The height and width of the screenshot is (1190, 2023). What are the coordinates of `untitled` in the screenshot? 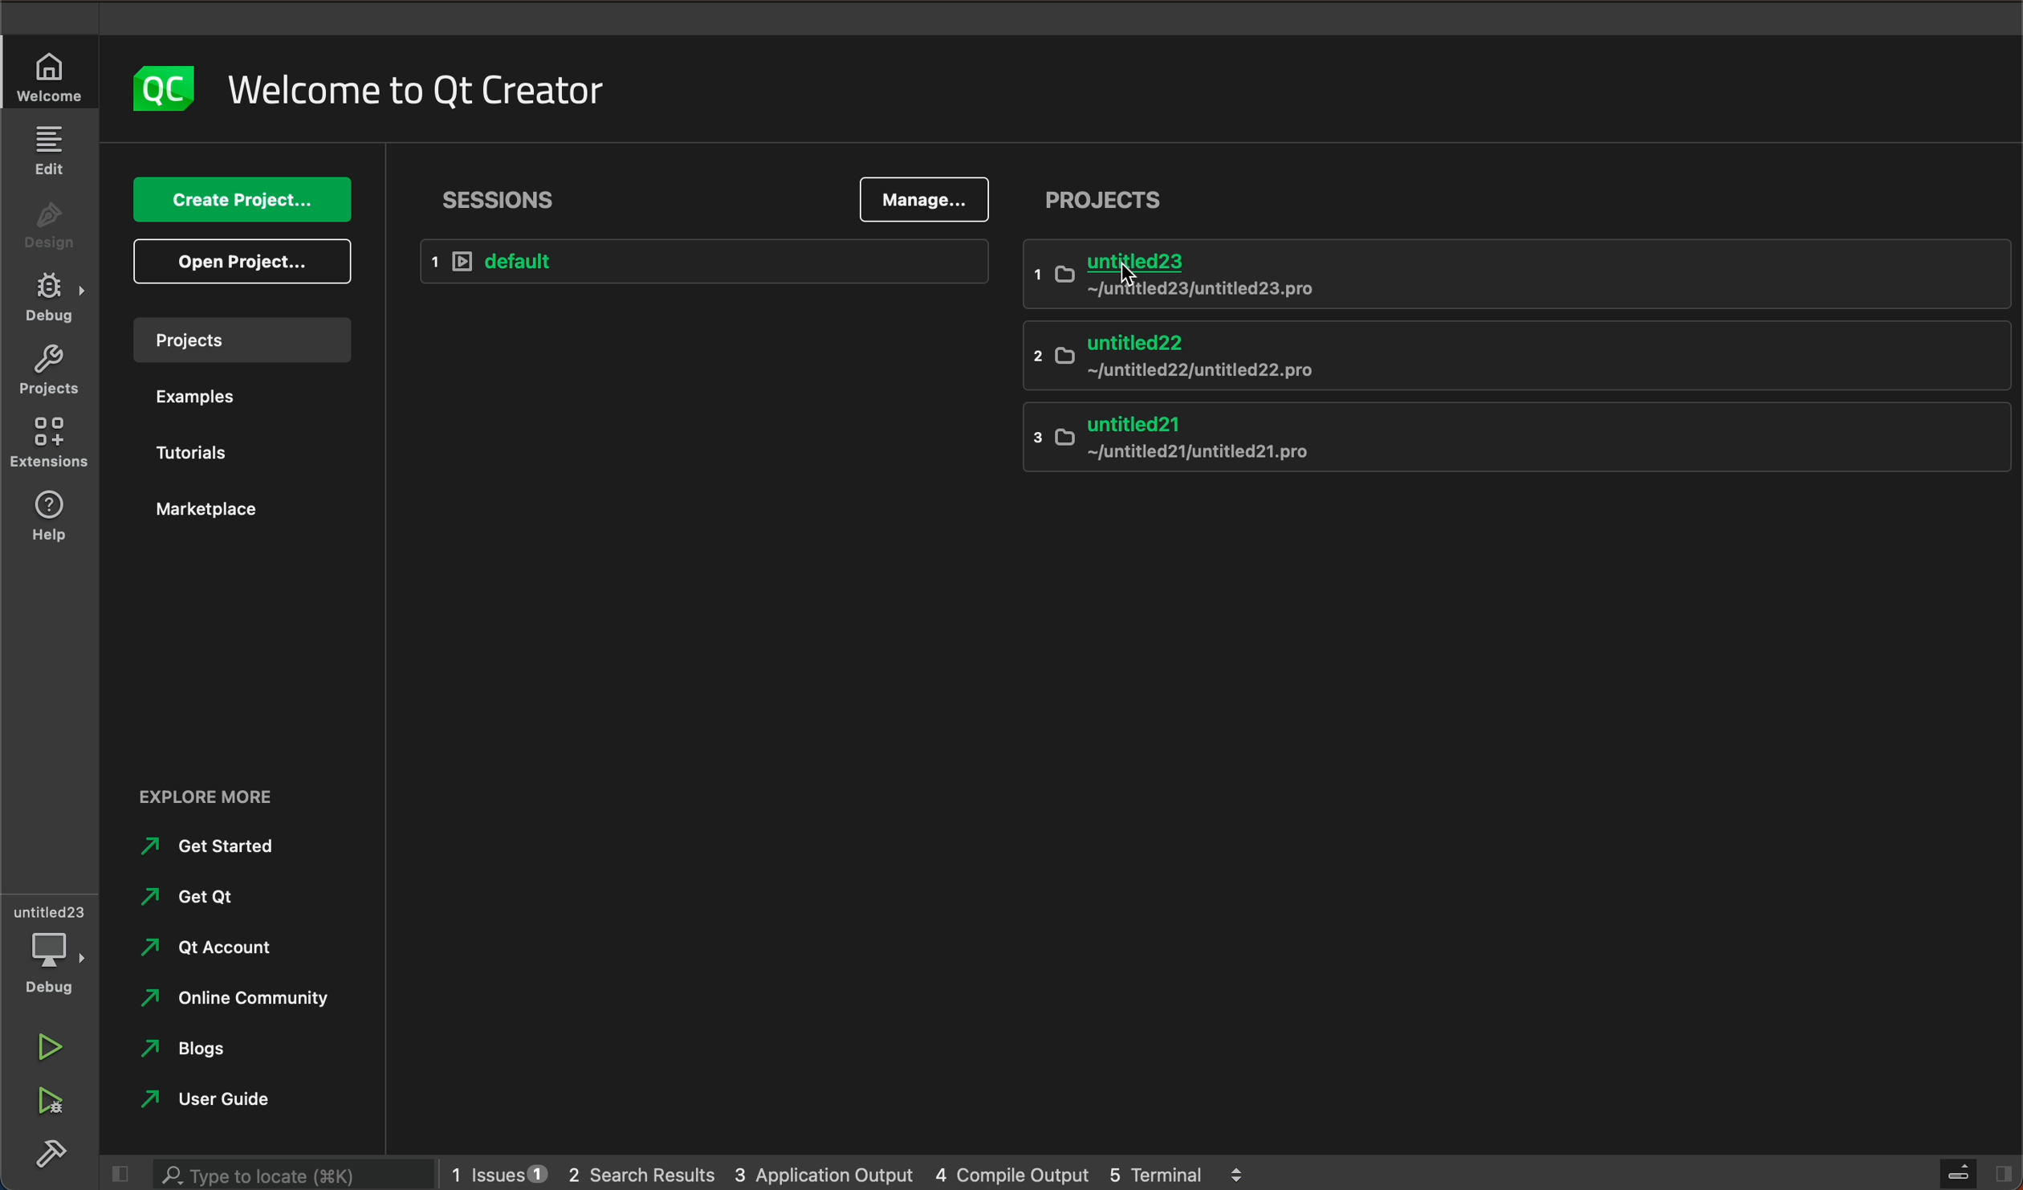 It's located at (1511, 356).